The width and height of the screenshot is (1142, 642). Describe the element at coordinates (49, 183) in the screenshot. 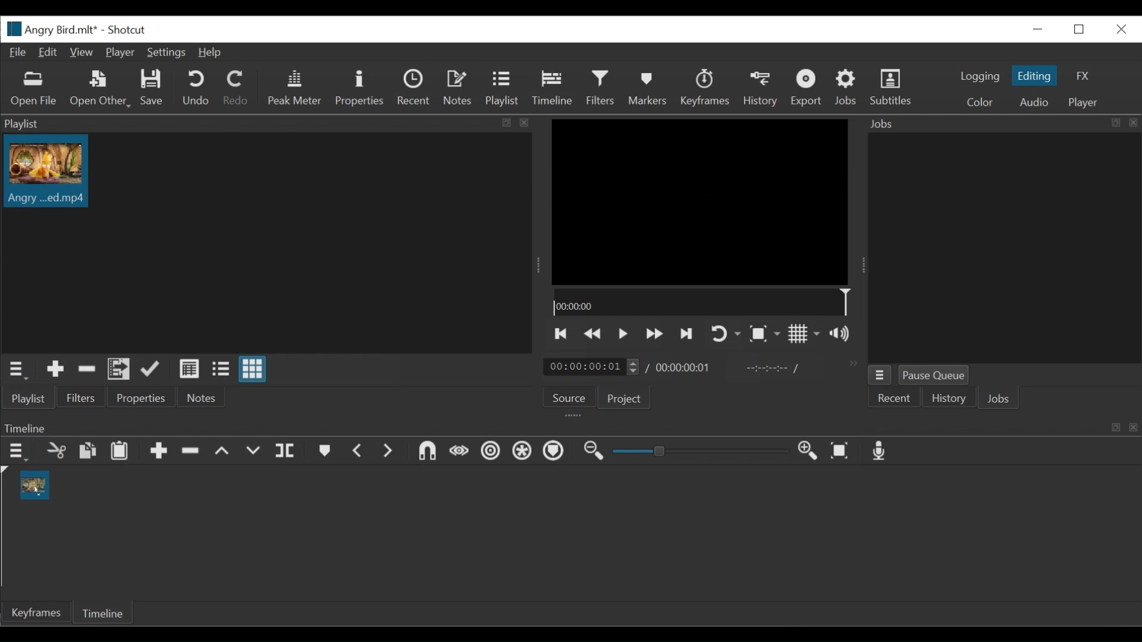

I see `Cursor` at that location.